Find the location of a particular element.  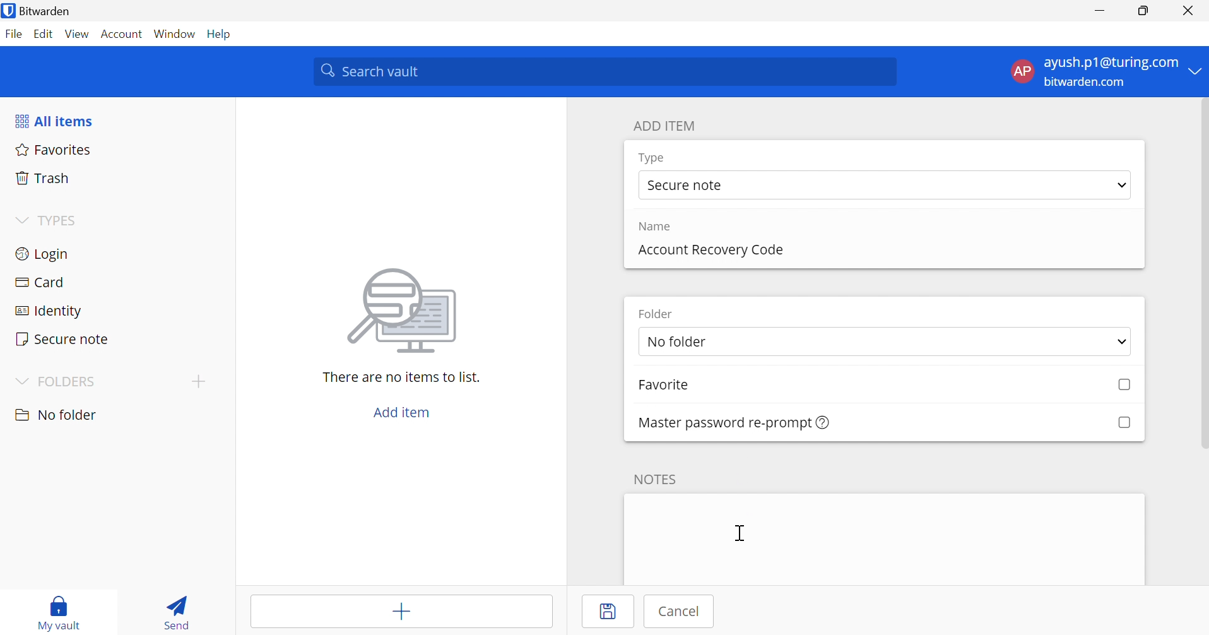

View is located at coordinates (77, 33).